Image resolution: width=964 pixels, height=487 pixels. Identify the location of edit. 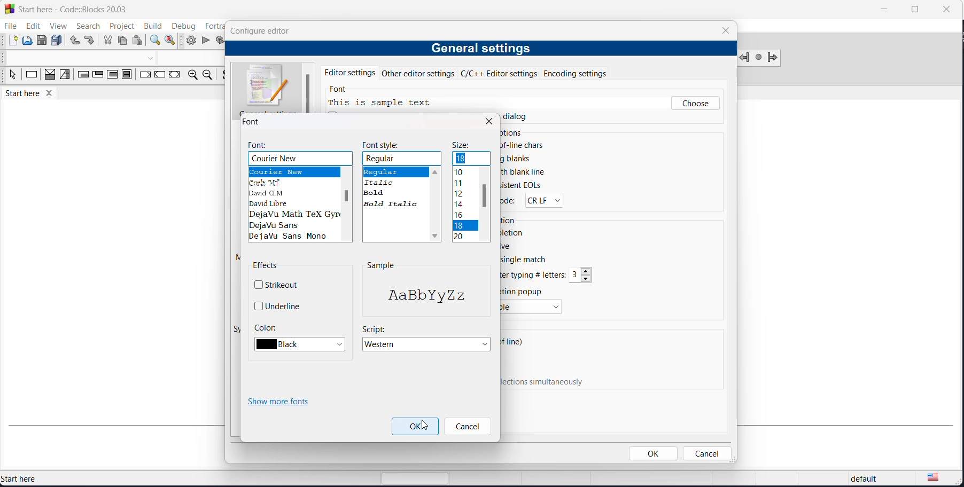
(31, 26).